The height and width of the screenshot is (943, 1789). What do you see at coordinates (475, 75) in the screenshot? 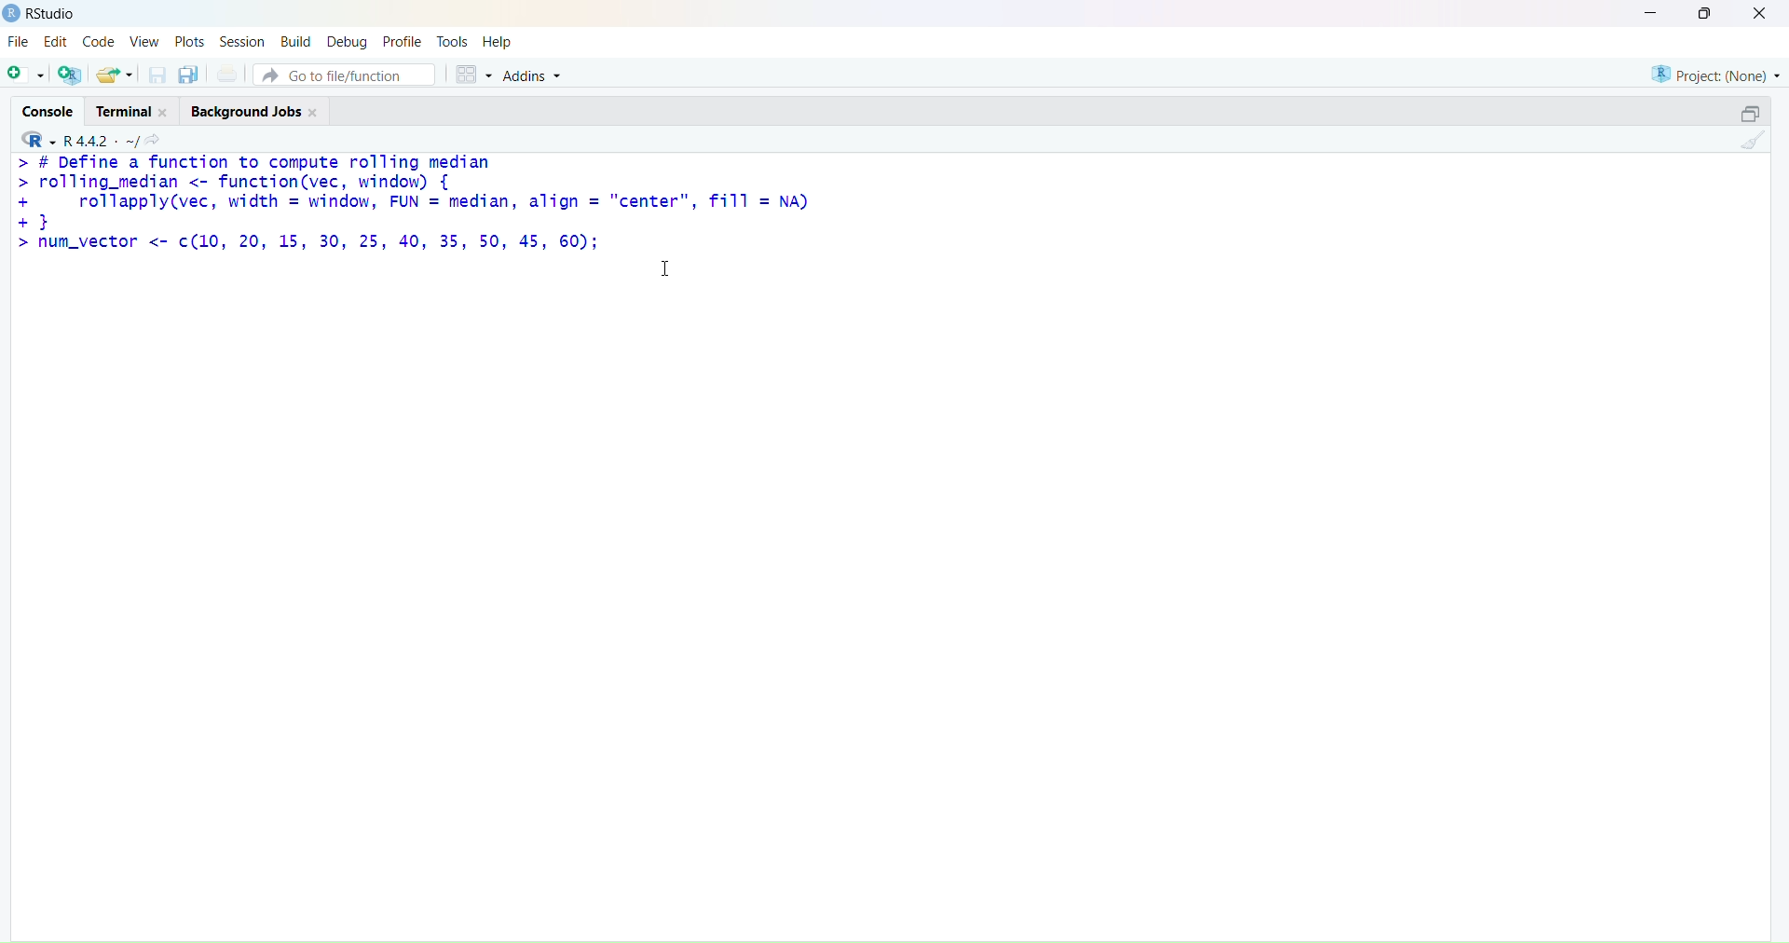
I see `grid` at bounding box center [475, 75].